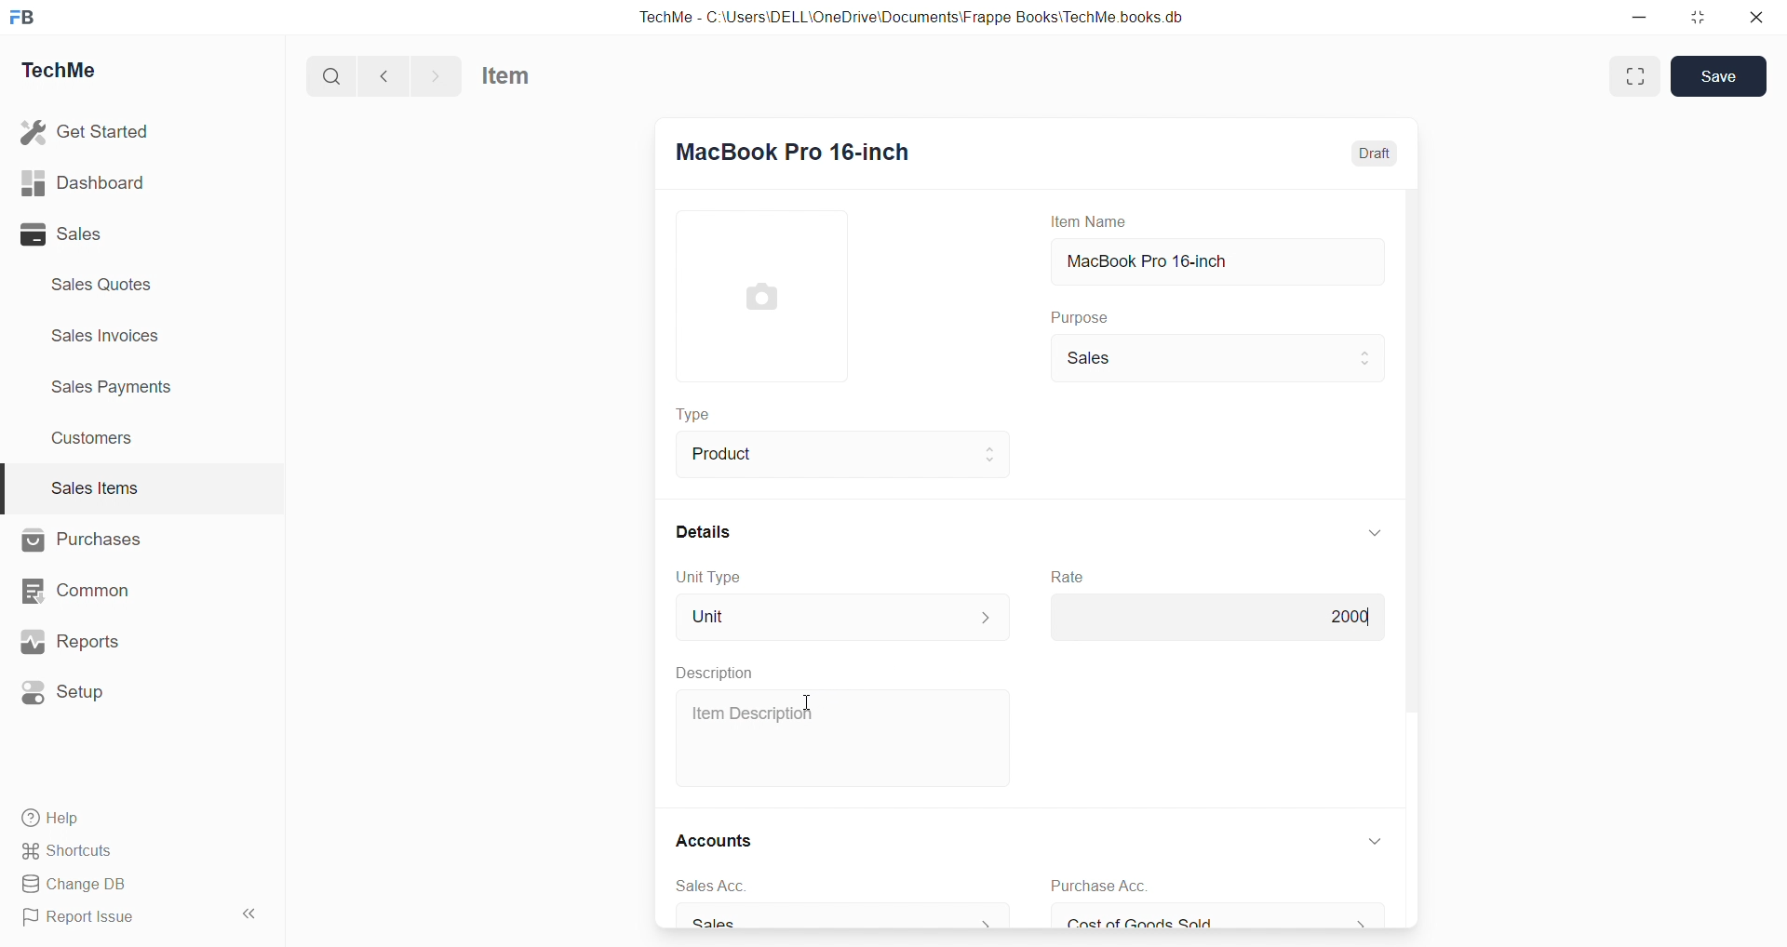  I want to click on Report Issue, so click(83, 918).